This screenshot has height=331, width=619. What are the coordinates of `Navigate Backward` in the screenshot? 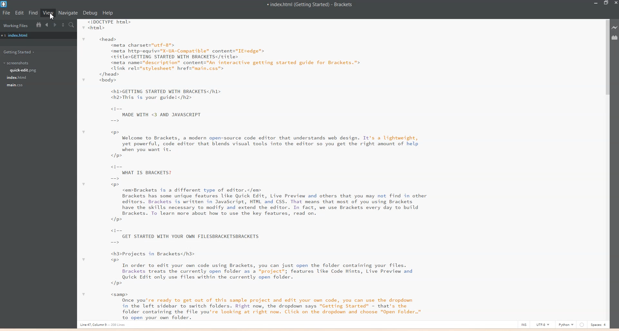 It's located at (47, 25).